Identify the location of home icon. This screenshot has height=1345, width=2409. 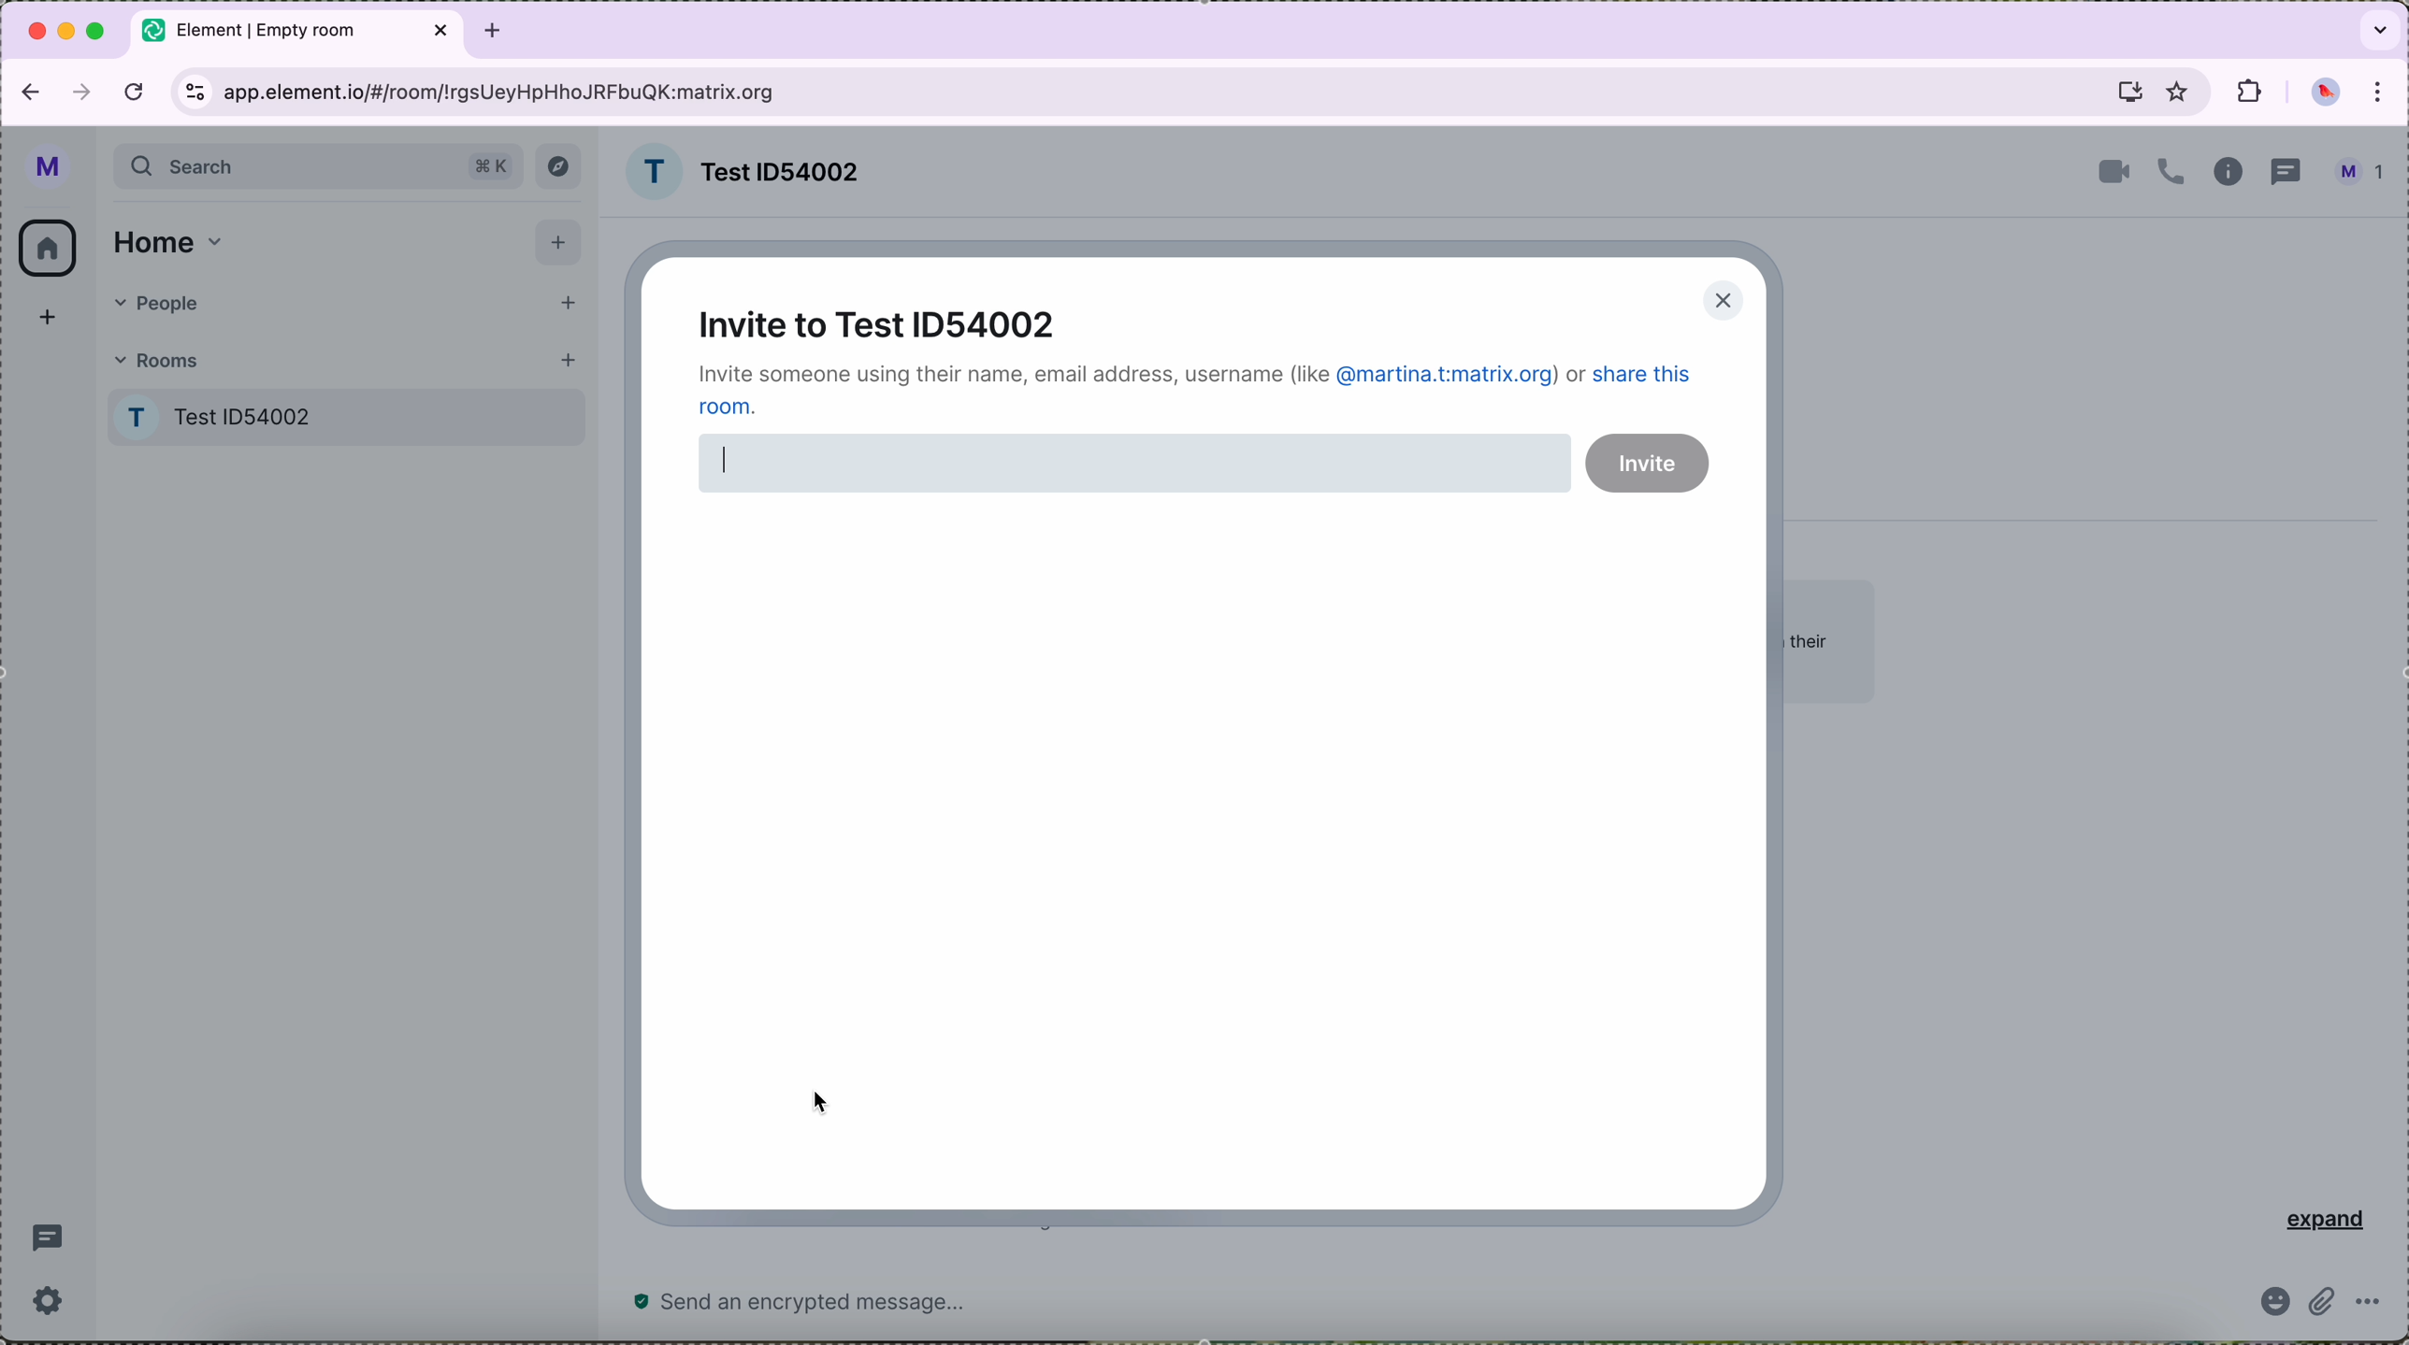
(50, 245).